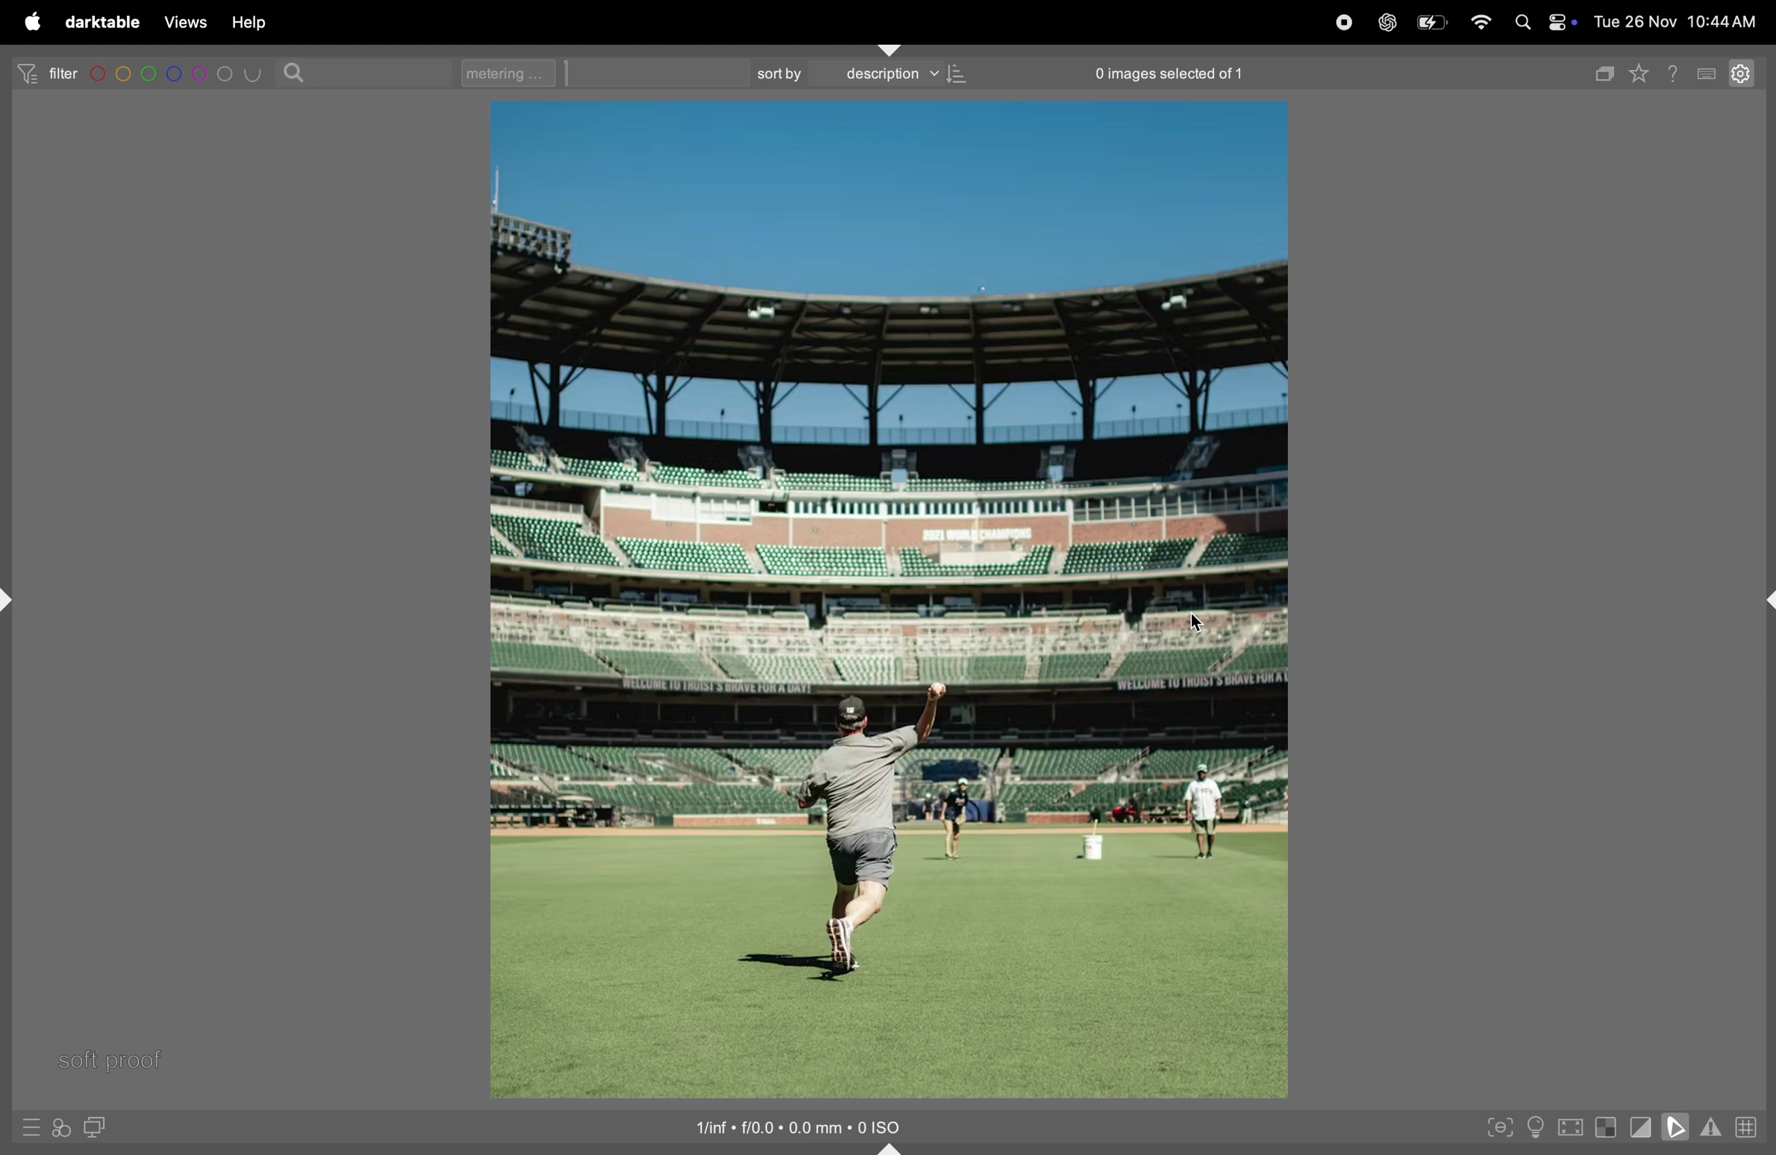 The height and width of the screenshot is (1155, 1776). What do you see at coordinates (186, 23) in the screenshot?
I see `views` at bounding box center [186, 23].